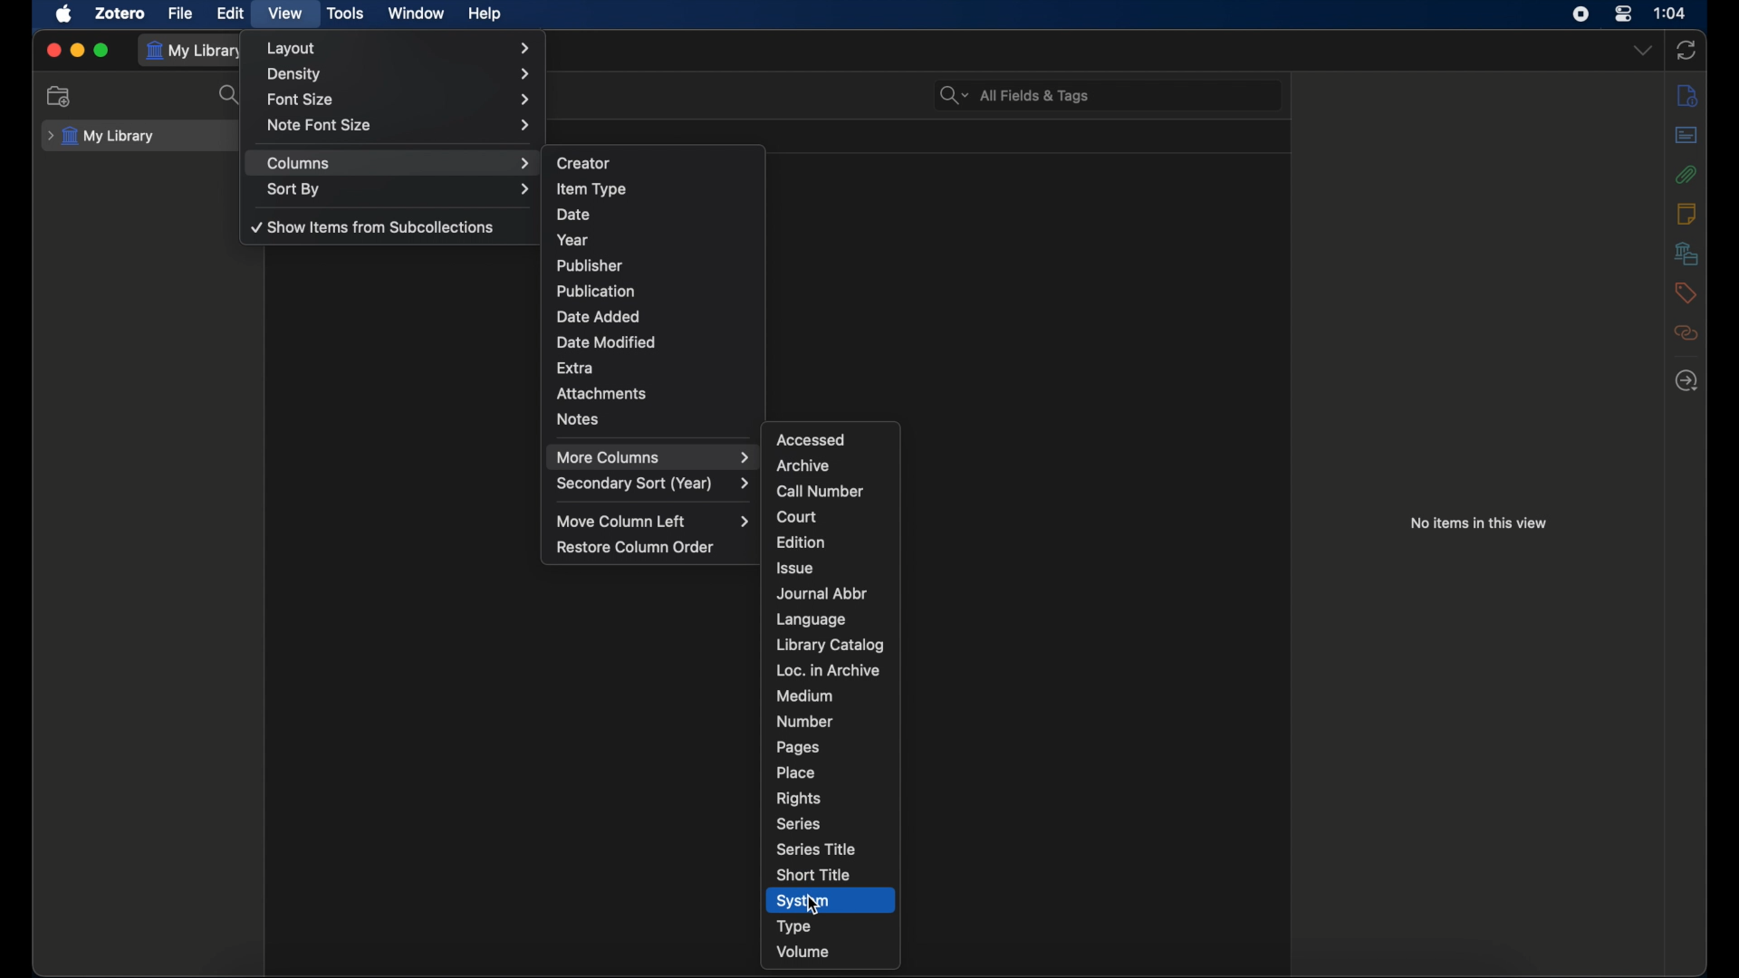 This screenshot has width=1739, height=978. Describe the element at coordinates (374, 226) in the screenshot. I see `show items from subollections` at that location.